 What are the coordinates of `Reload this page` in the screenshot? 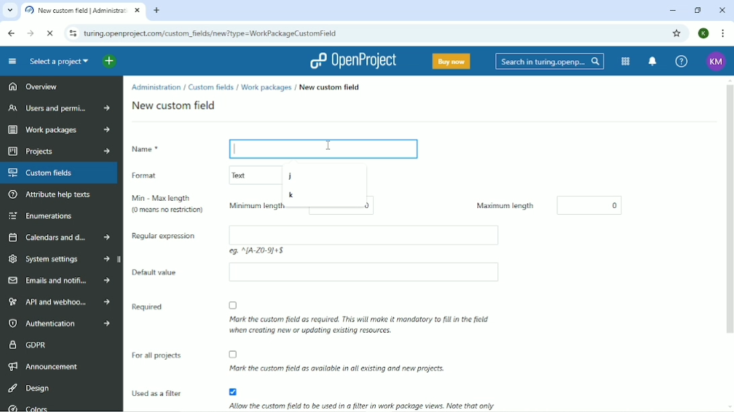 It's located at (51, 33).